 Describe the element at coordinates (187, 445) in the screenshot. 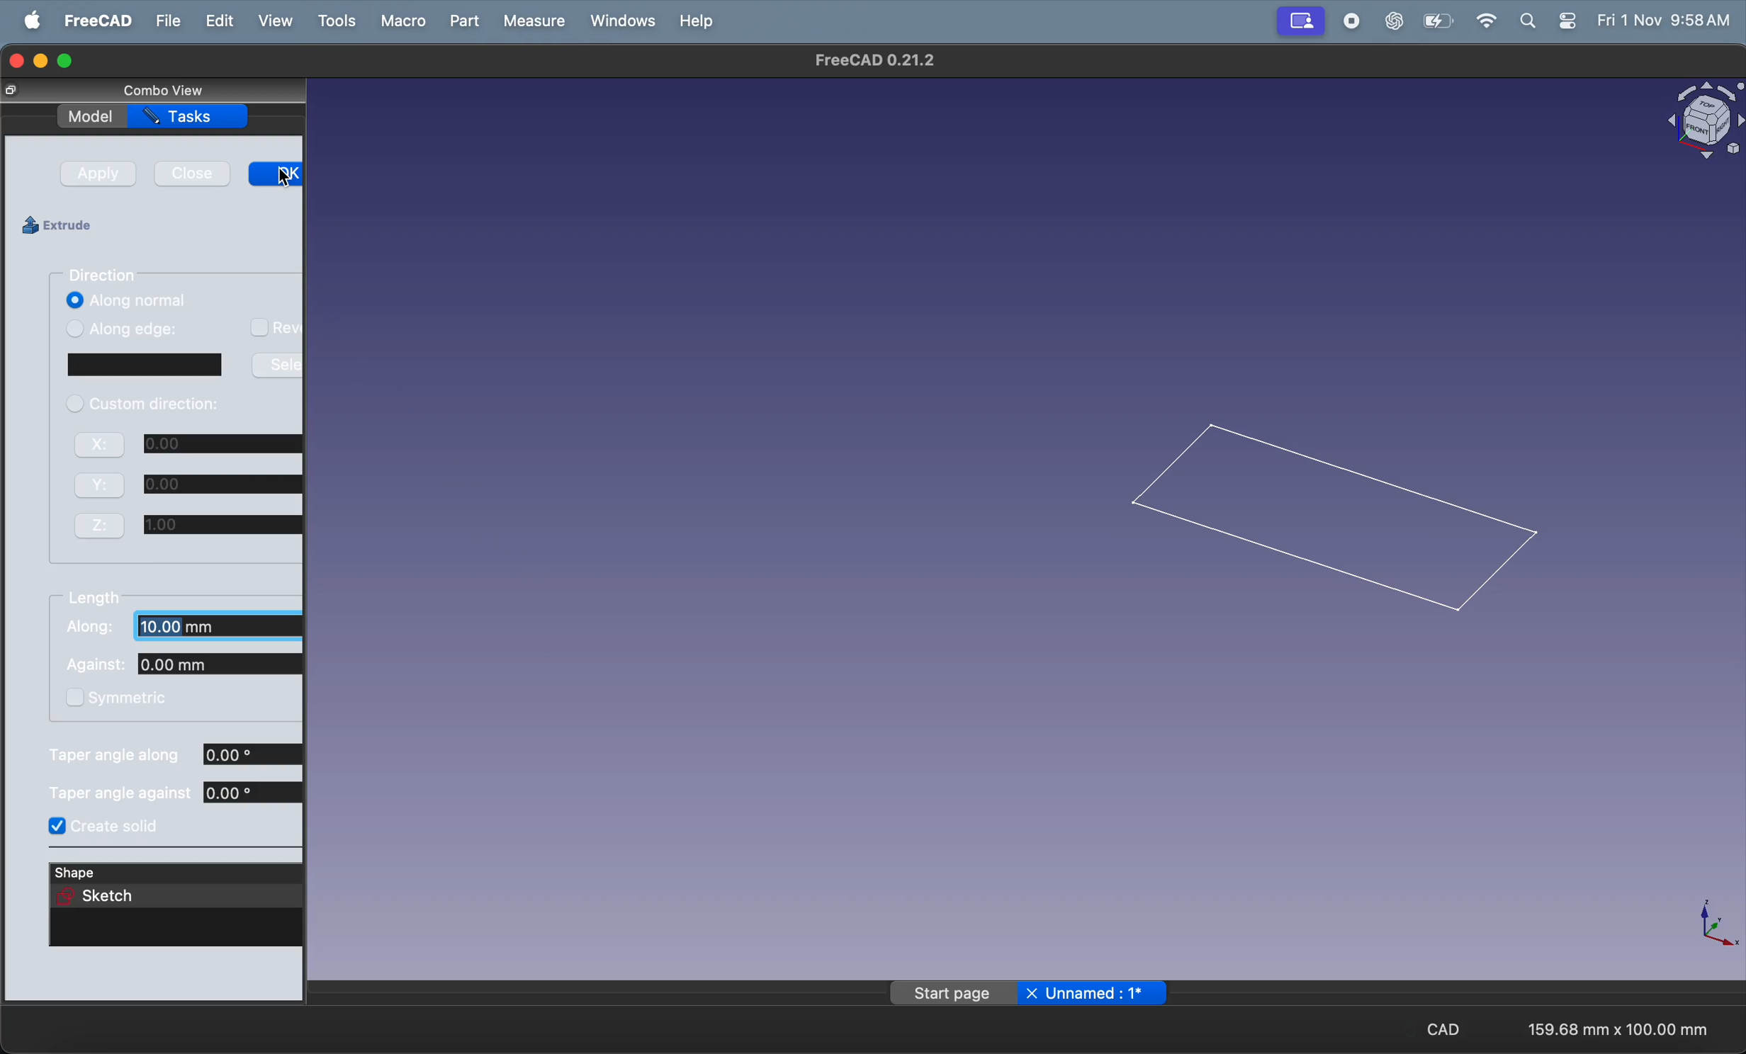

I see ` x axis co ordinate` at that location.